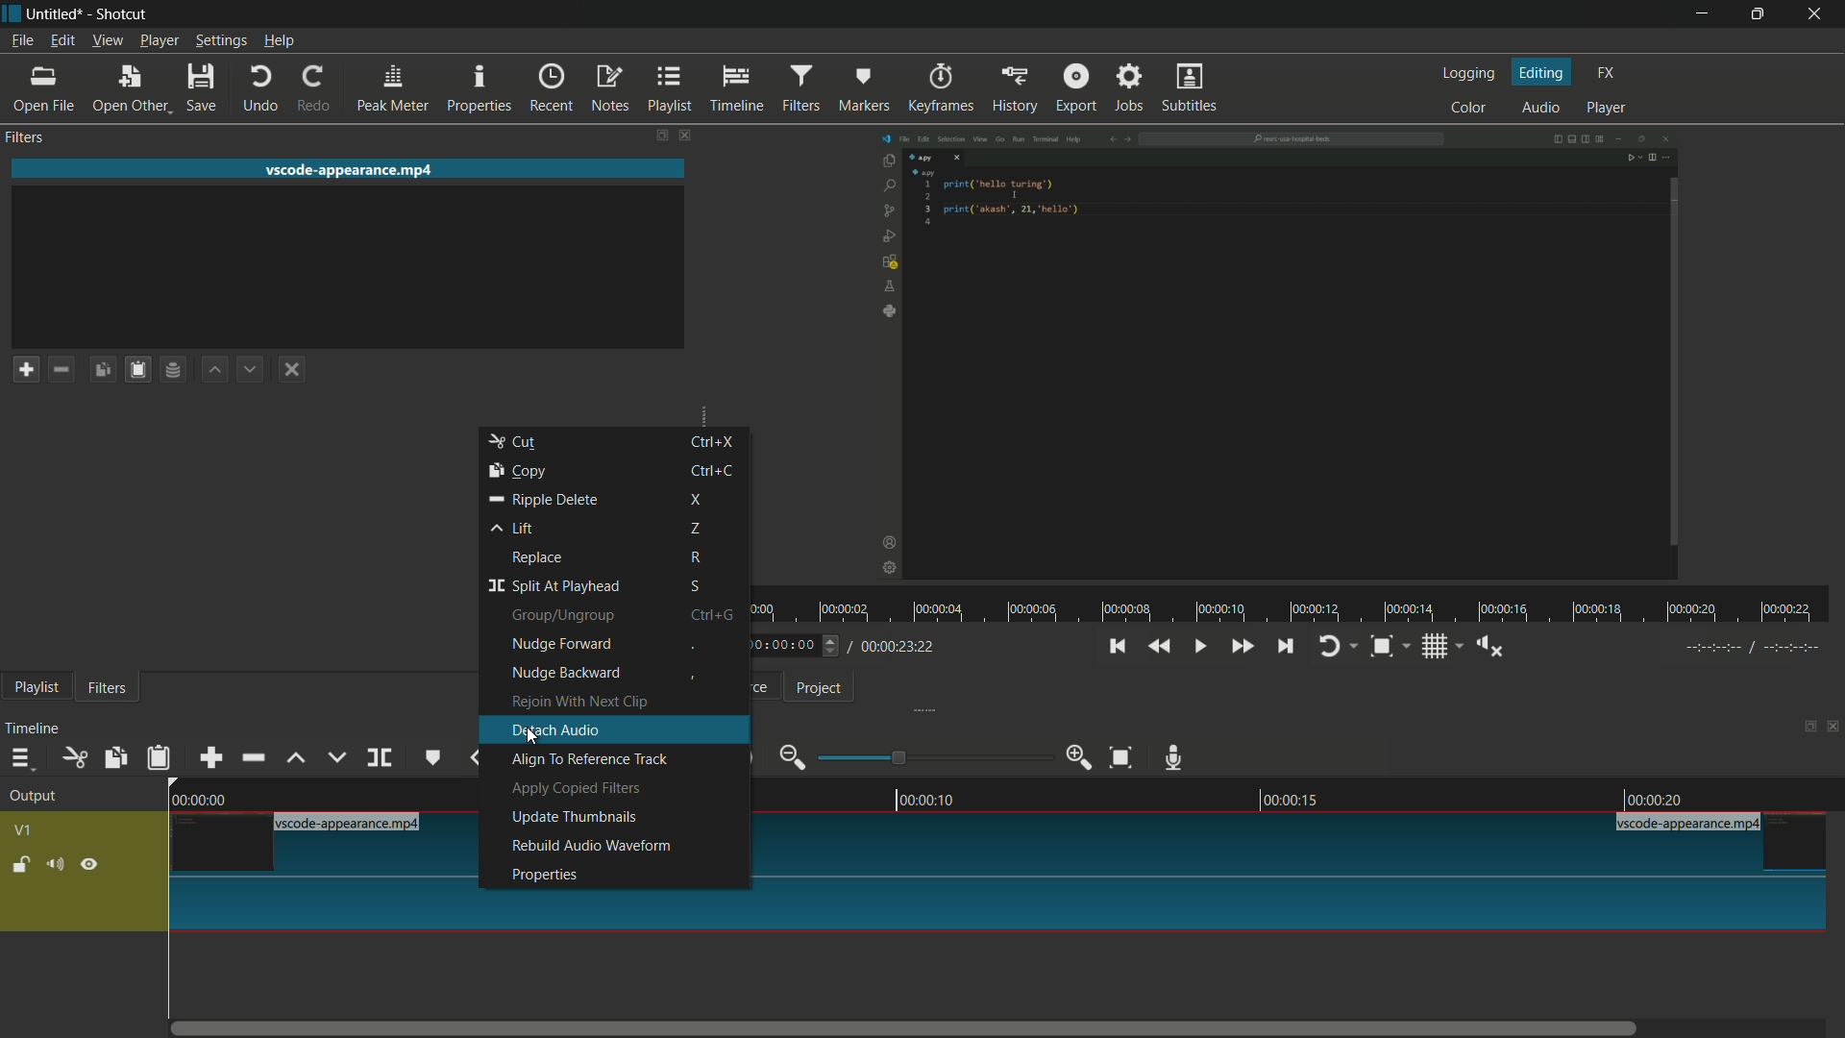 The image size is (1845, 1038). Describe the element at coordinates (553, 586) in the screenshot. I see `split at playhead` at that location.